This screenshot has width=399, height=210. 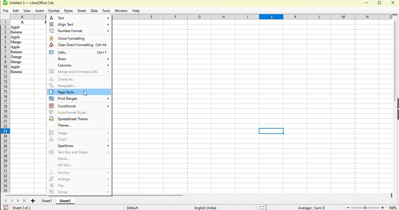 What do you see at coordinates (132, 208) in the screenshot?
I see `default` at bounding box center [132, 208].